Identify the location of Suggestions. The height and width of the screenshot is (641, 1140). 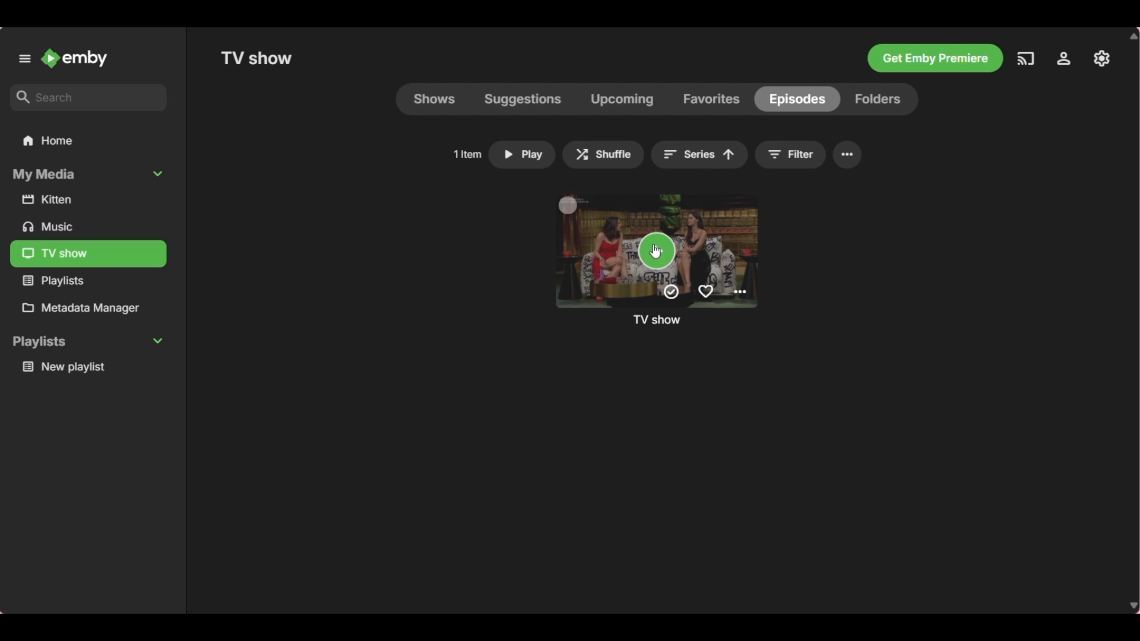
(521, 99).